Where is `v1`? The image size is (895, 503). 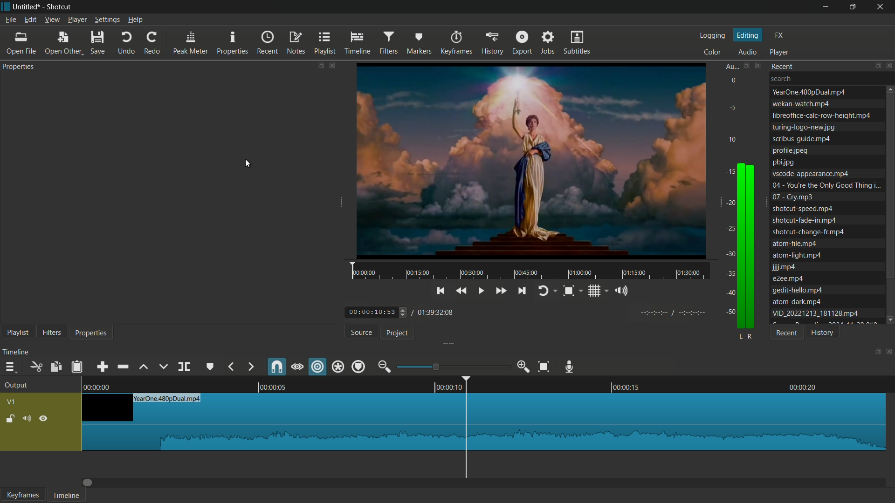 v1 is located at coordinates (11, 403).